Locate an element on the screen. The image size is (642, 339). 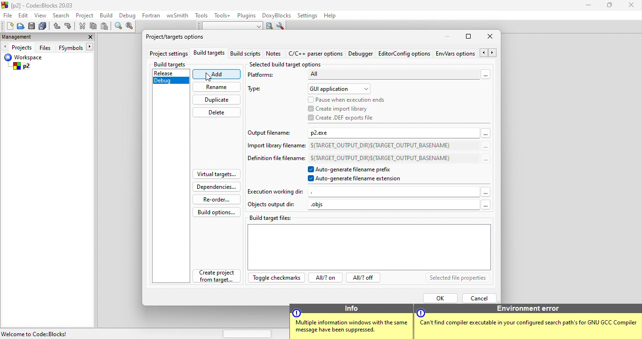
pause when execution ends is located at coordinates (346, 99).